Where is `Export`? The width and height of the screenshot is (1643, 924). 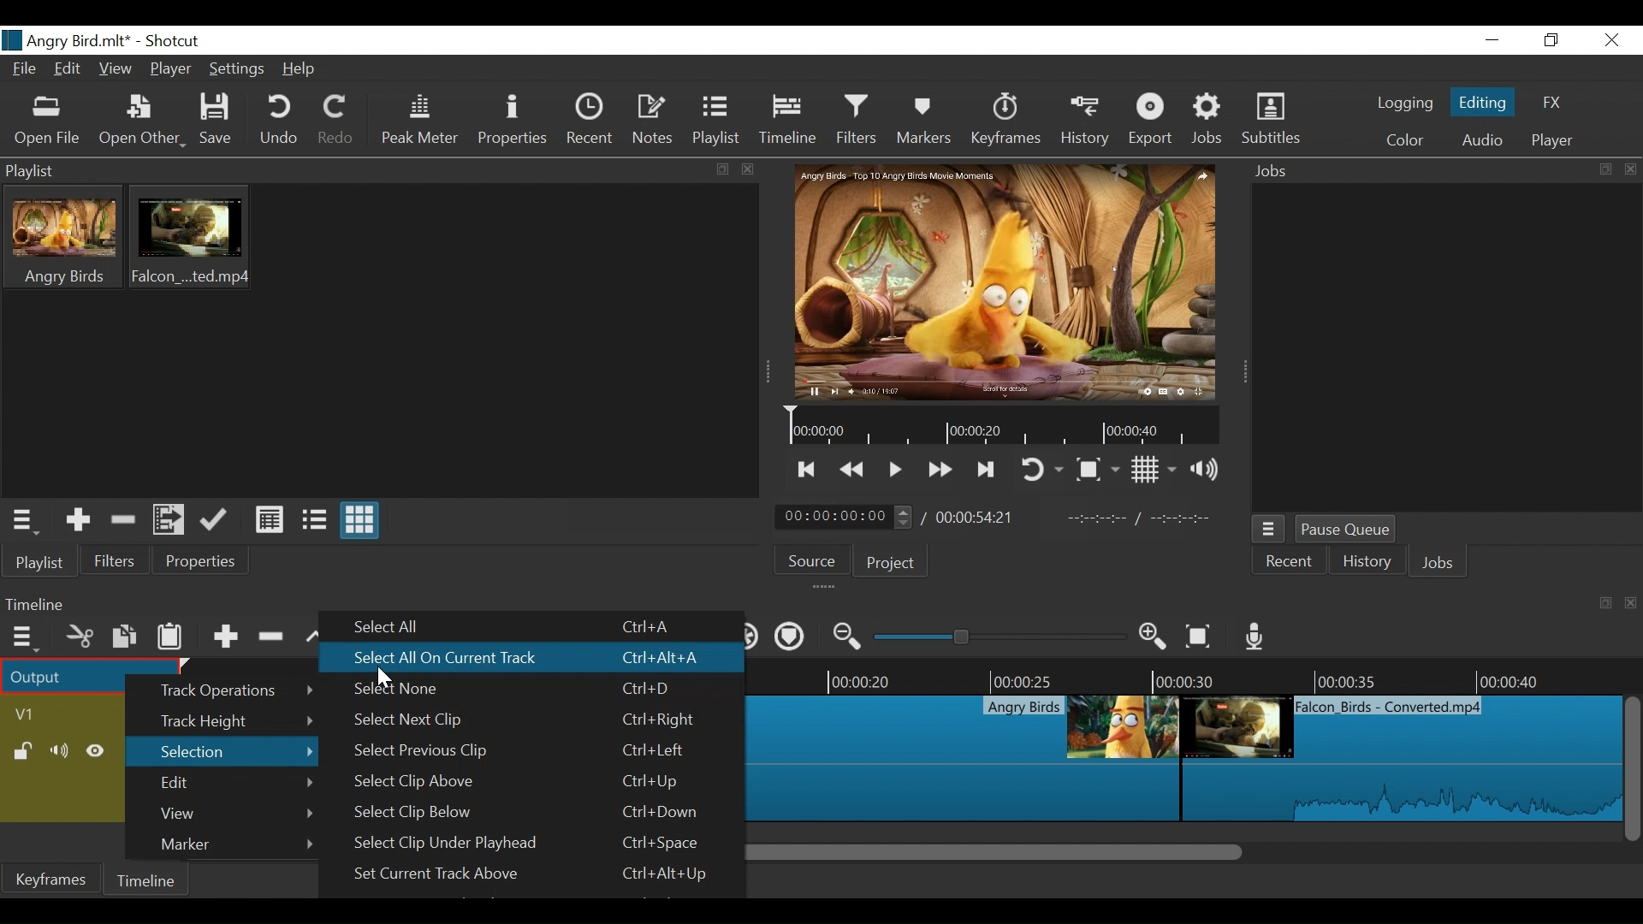
Export is located at coordinates (1151, 122).